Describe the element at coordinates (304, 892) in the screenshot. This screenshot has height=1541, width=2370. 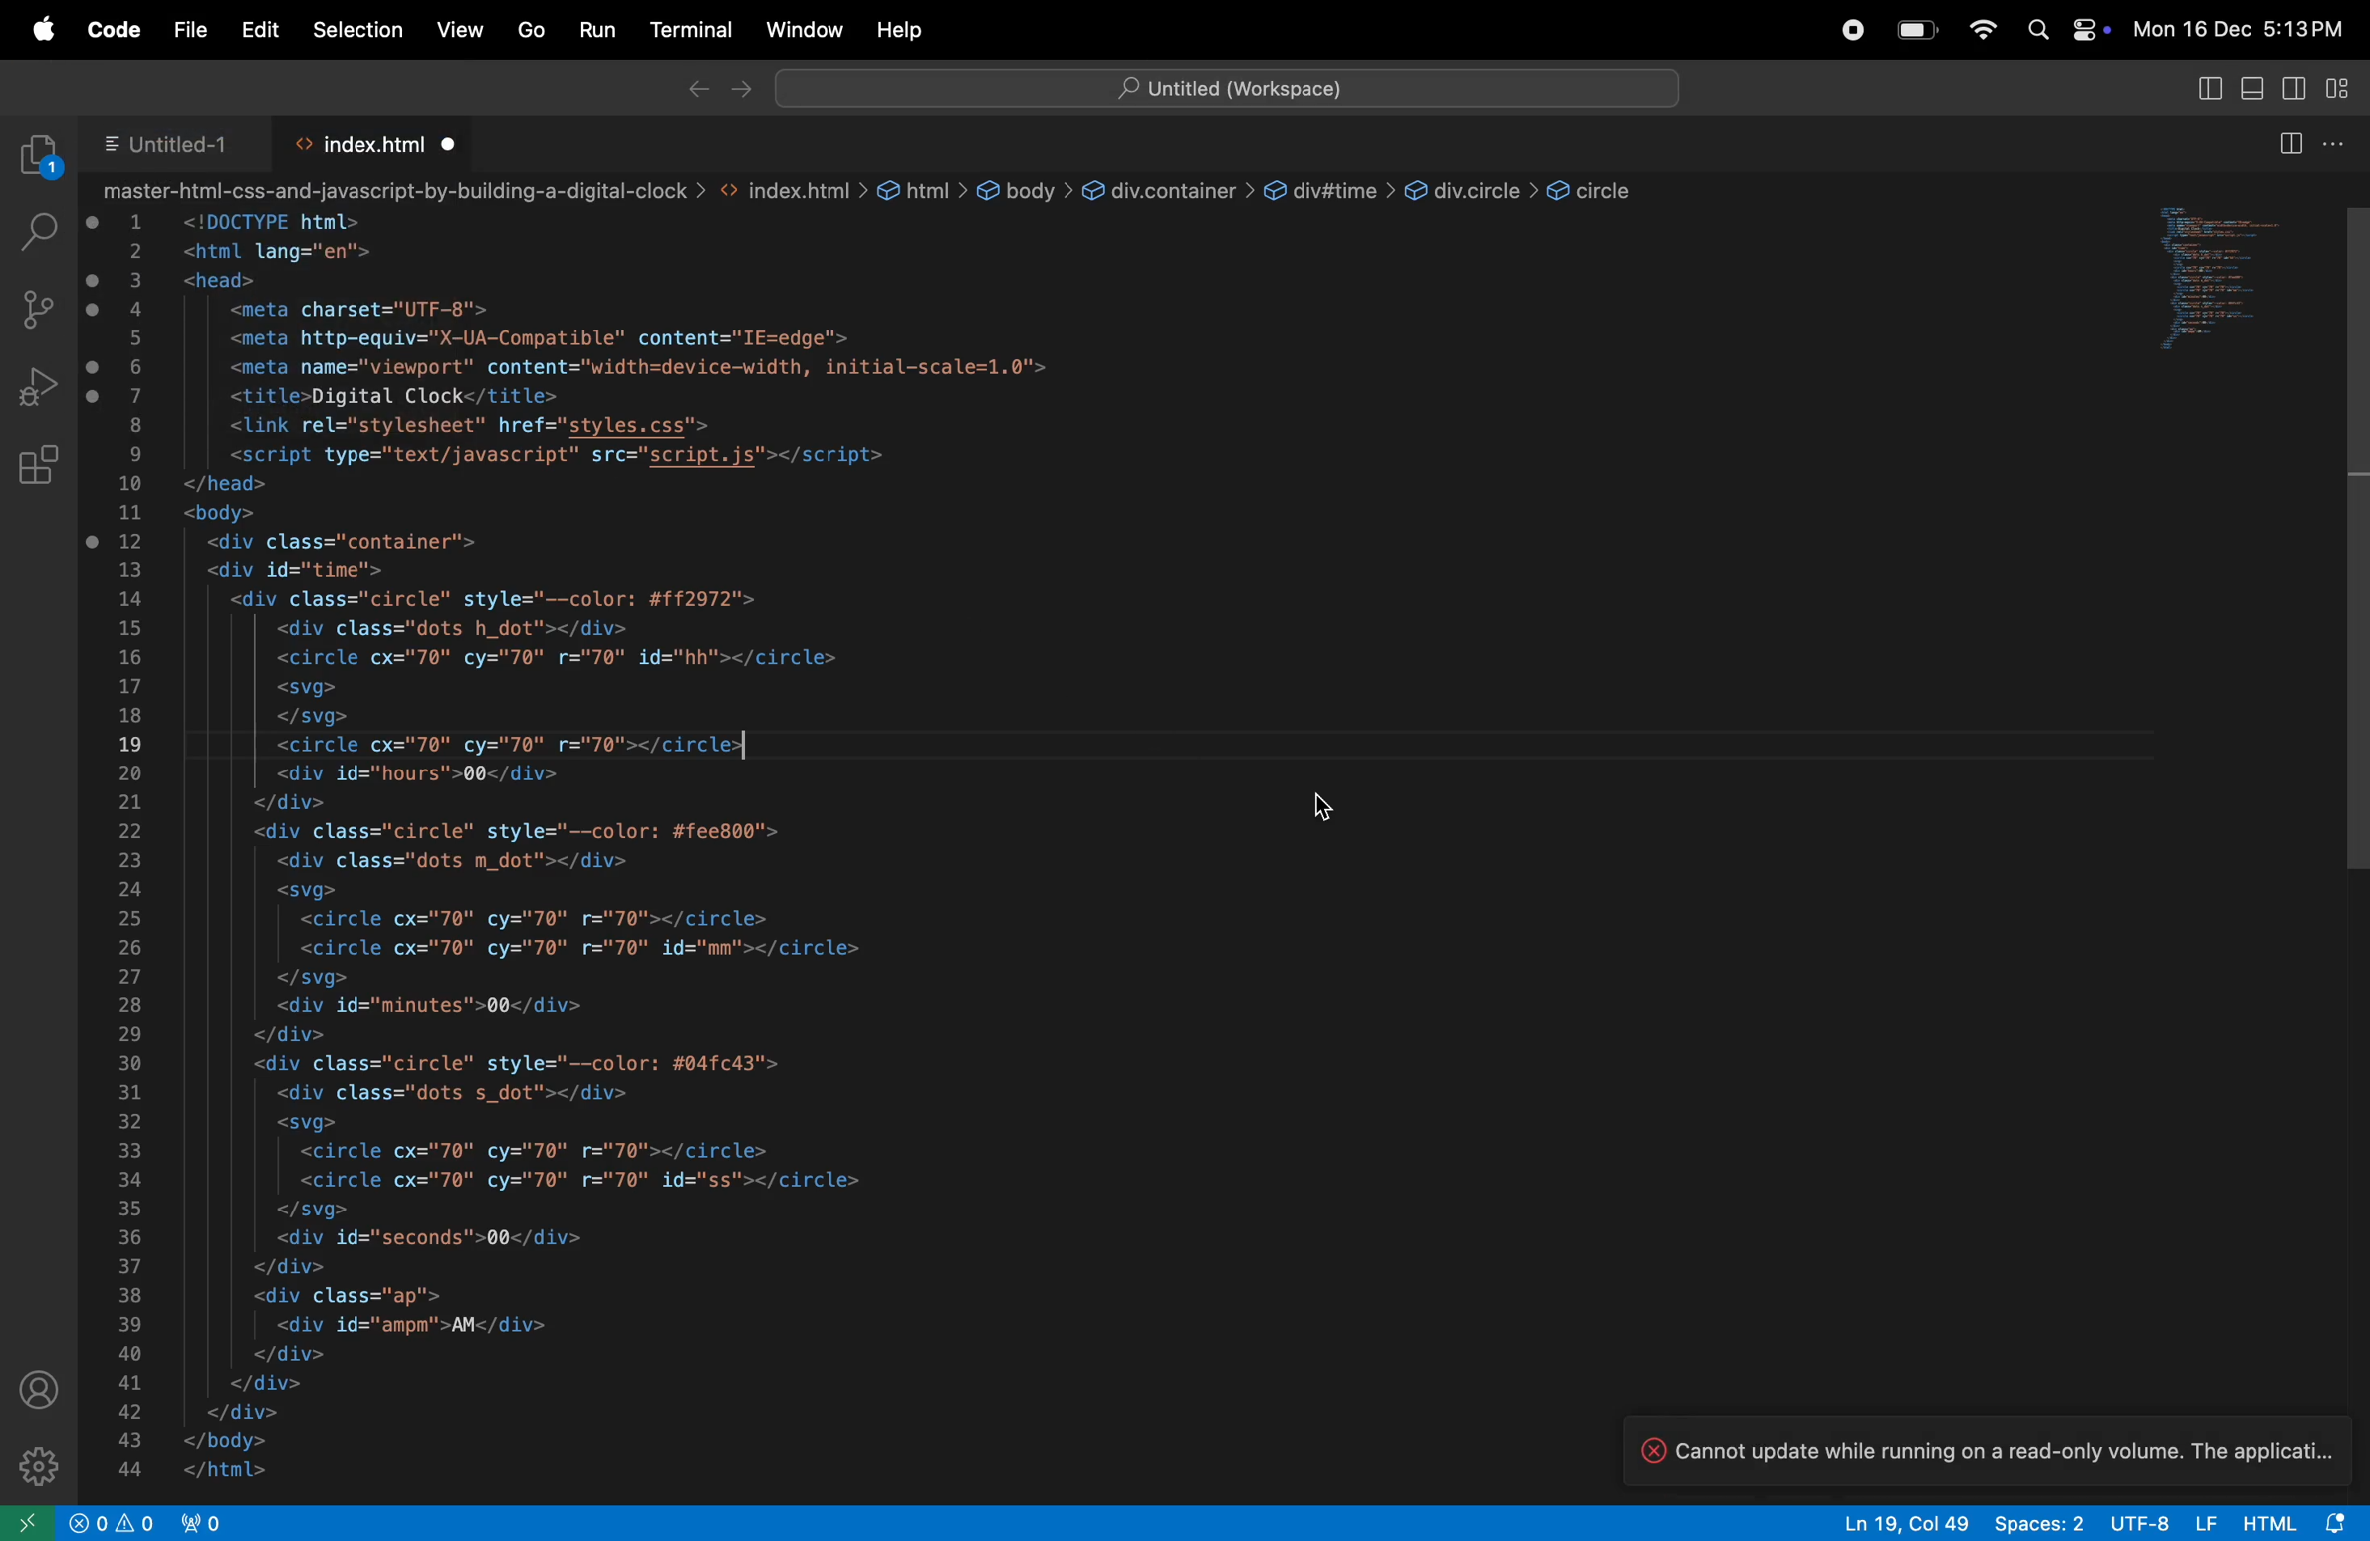
I see `<svg>` at that location.